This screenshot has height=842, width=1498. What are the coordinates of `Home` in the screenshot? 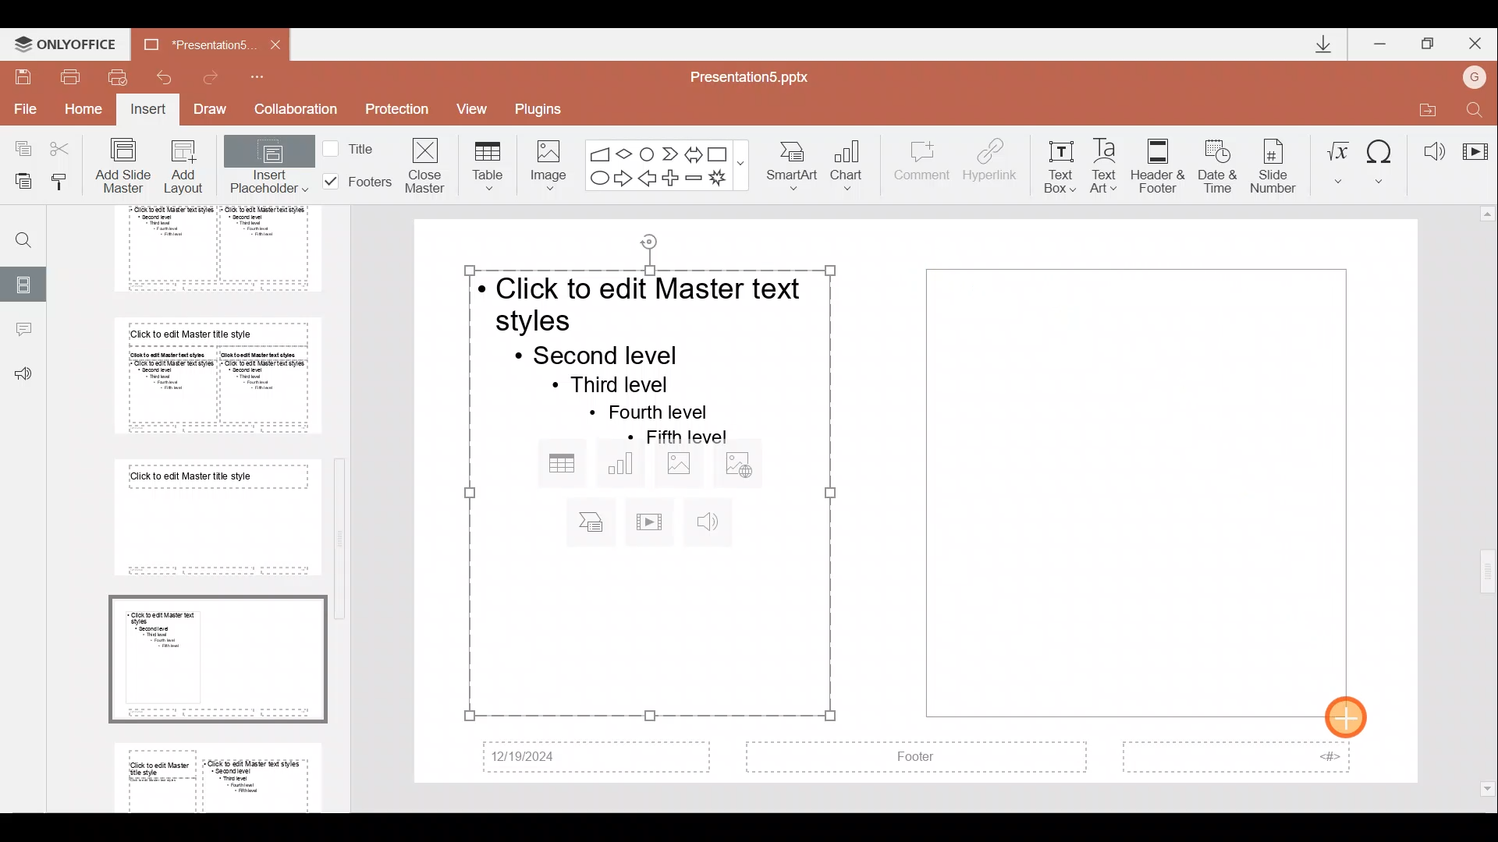 It's located at (86, 113).